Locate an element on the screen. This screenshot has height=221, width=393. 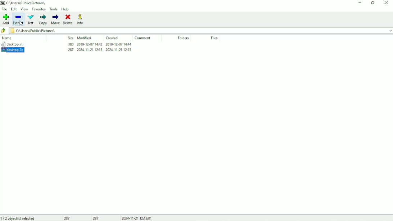
Restore down is located at coordinates (372, 3).